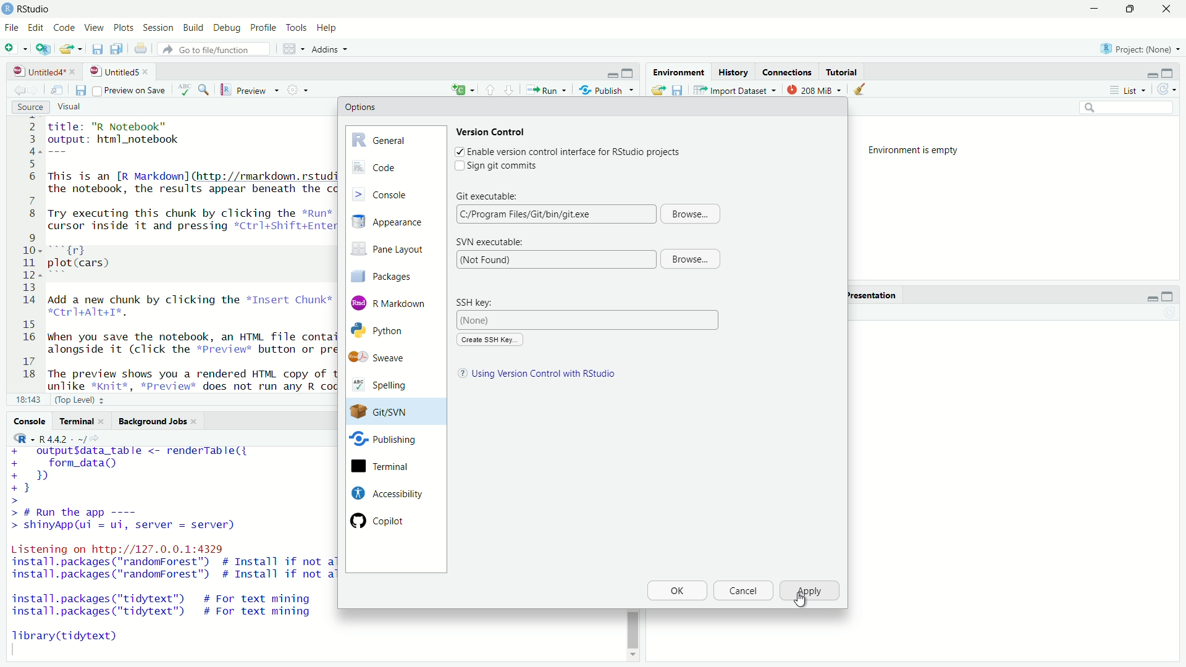 This screenshot has height=667, width=1186. What do you see at coordinates (844, 72) in the screenshot?
I see `Tutorial` at bounding box center [844, 72].